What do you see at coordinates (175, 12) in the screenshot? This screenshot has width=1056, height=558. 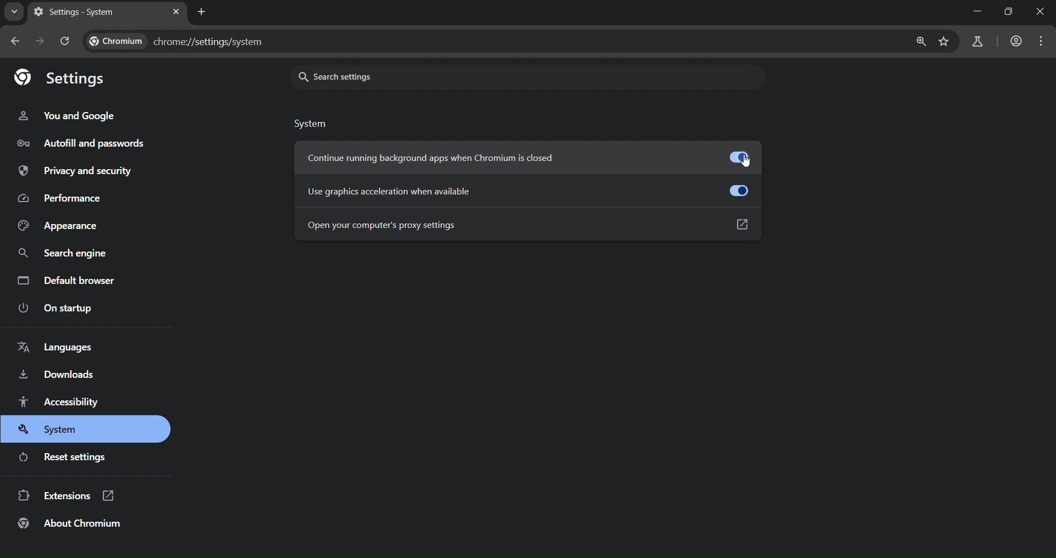 I see `close tab` at bounding box center [175, 12].